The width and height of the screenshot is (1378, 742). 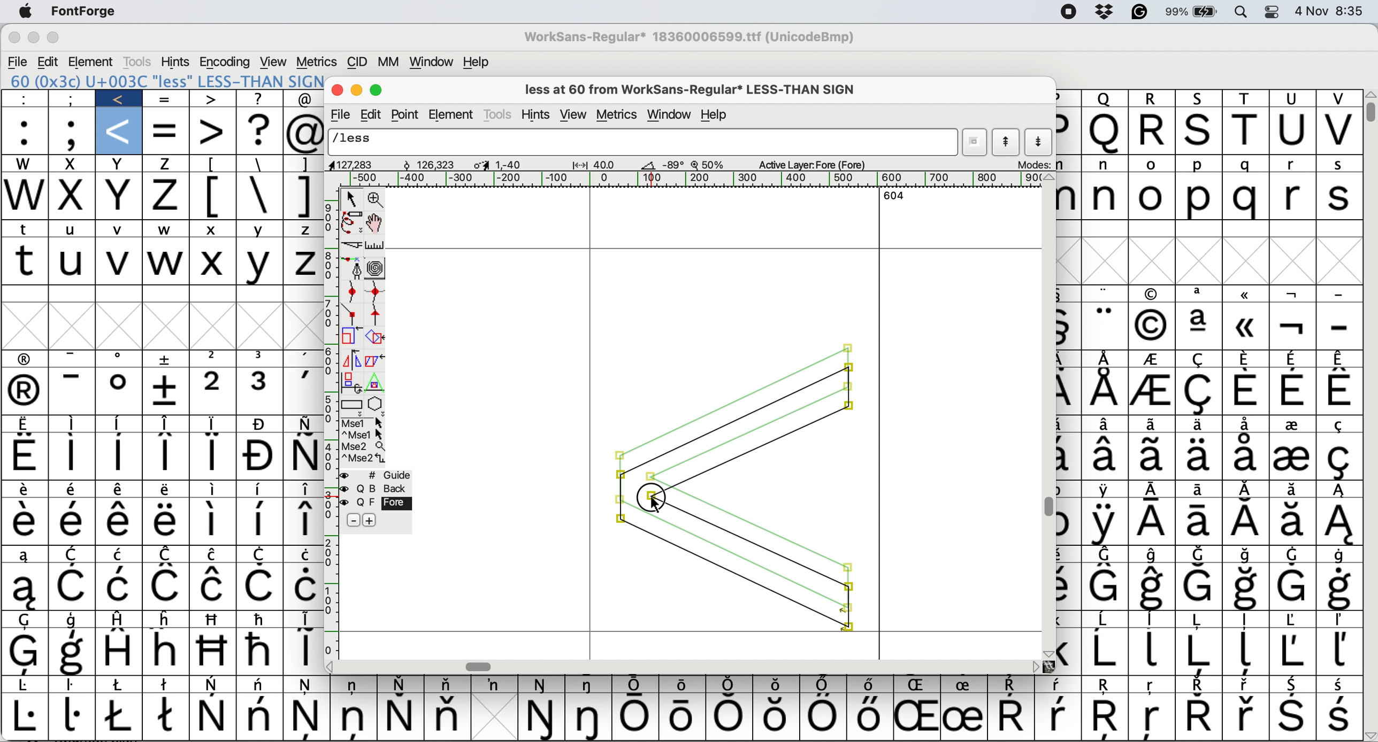 I want to click on hints, so click(x=535, y=114).